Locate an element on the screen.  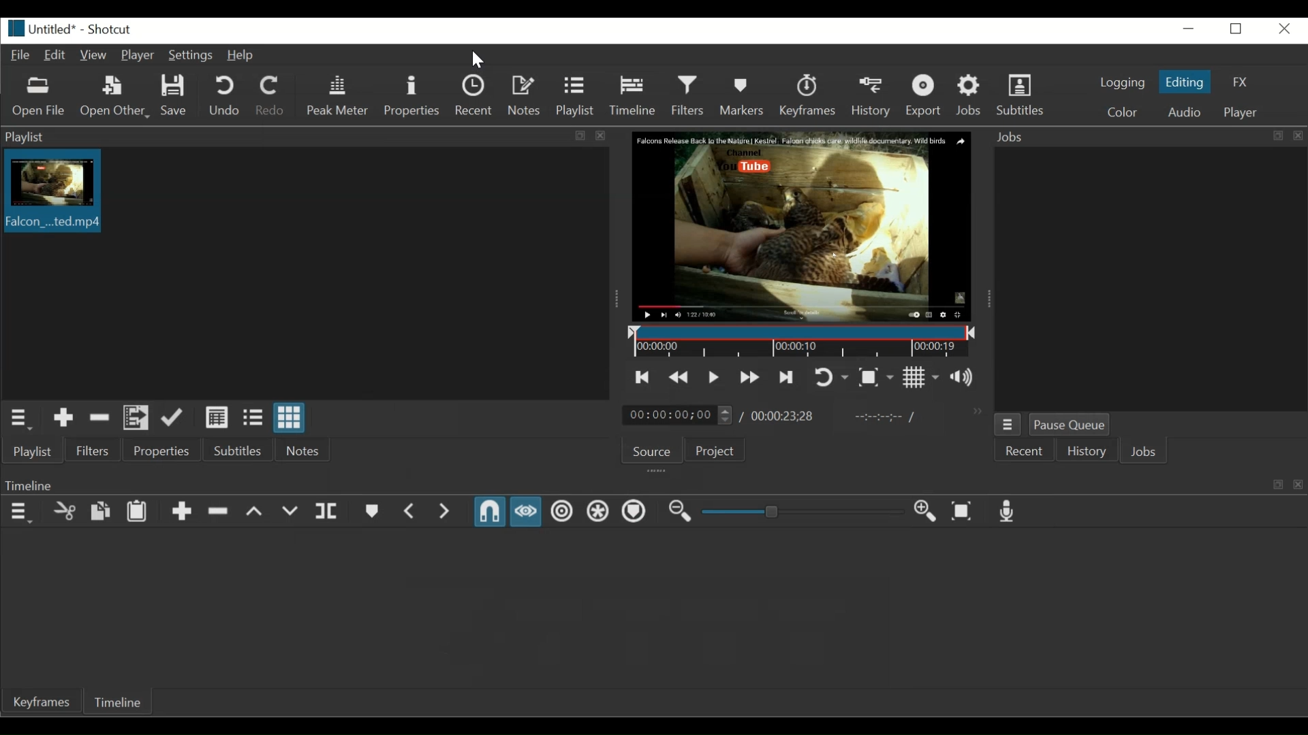
Audio is located at coordinates (1183, 112).